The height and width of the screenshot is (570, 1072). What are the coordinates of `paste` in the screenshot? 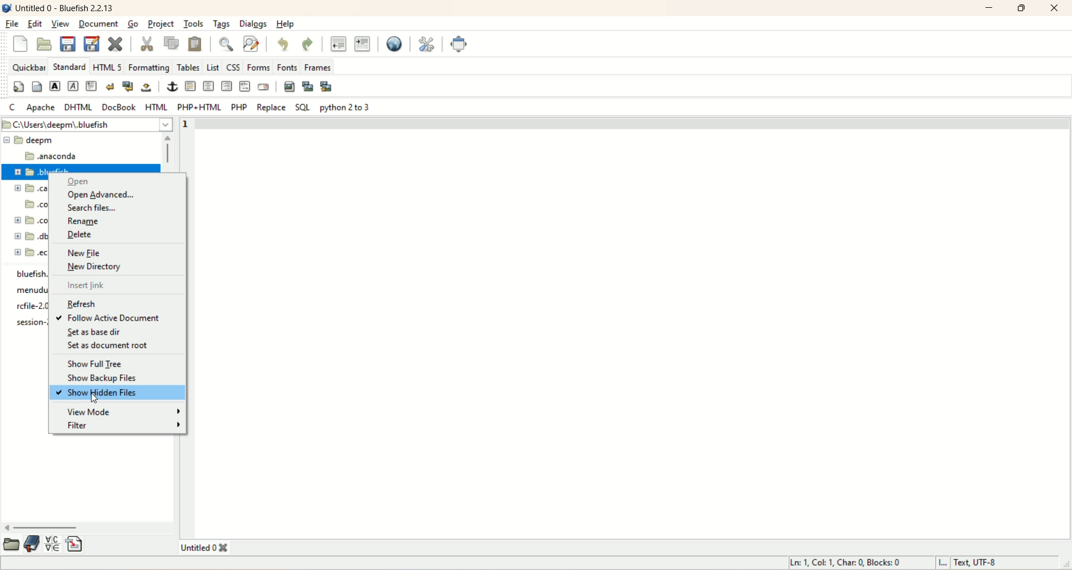 It's located at (197, 43).